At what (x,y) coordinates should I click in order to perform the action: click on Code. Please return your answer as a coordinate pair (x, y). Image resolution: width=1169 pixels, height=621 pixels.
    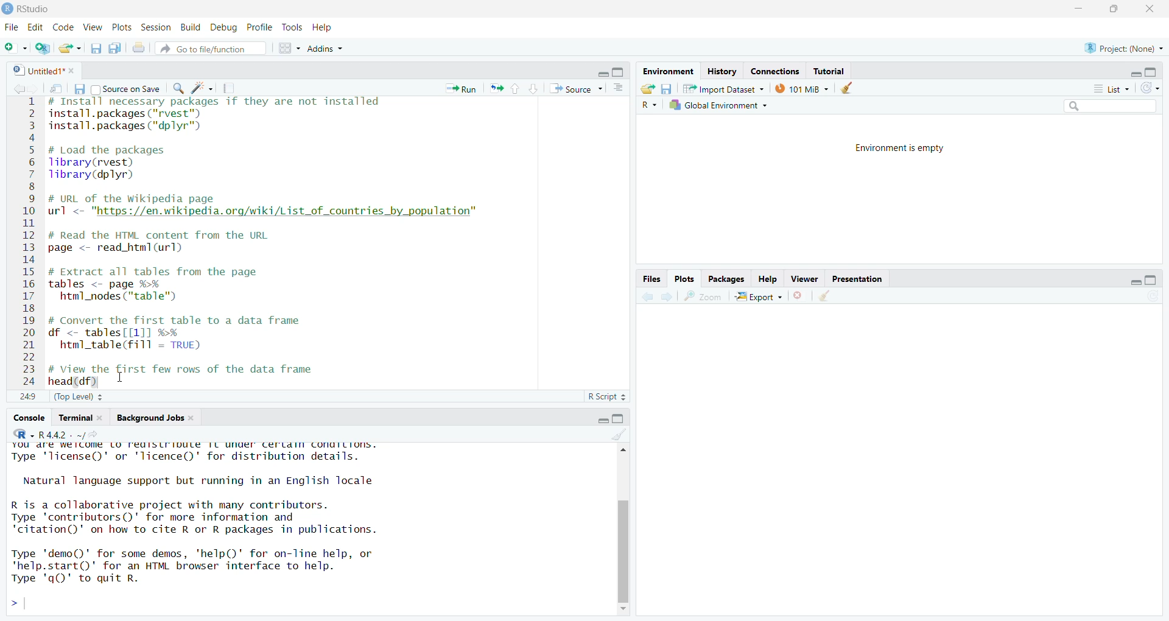
    Looking at the image, I should click on (63, 27).